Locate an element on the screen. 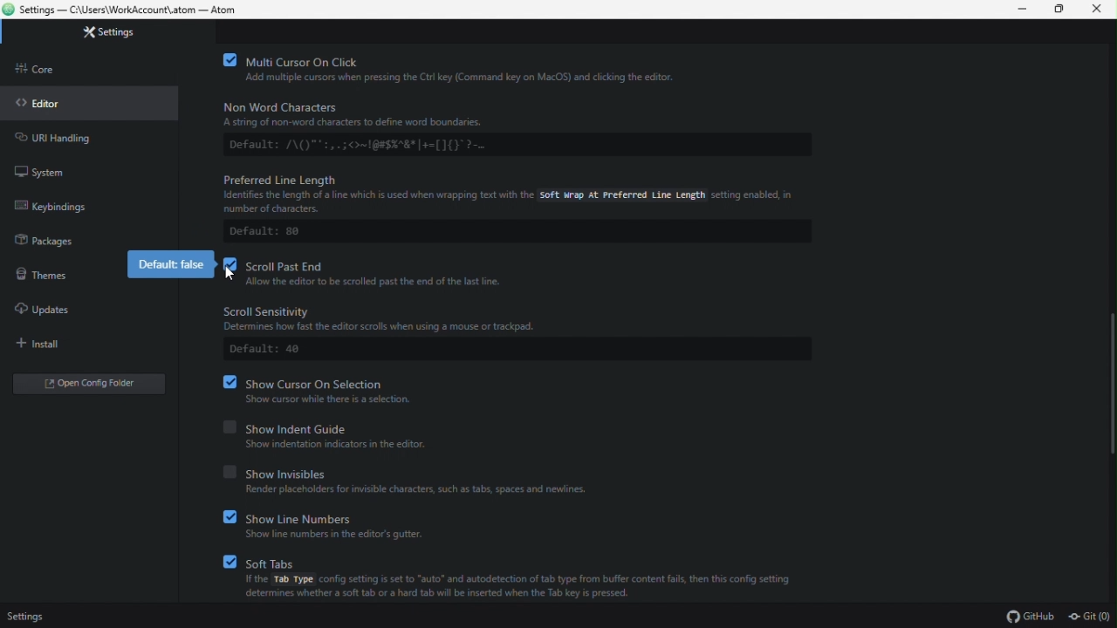 The height and width of the screenshot is (628, 1117). URL handling is located at coordinates (72, 139).